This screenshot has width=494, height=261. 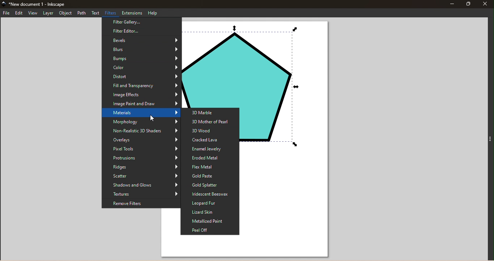 I want to click on Text, so click(x=96, y=13).